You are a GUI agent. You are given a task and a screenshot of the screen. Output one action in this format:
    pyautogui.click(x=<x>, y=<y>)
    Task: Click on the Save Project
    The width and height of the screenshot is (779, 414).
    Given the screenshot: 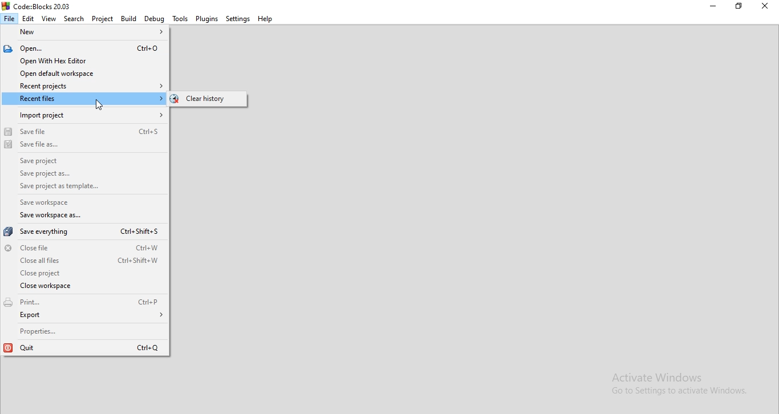 What is the action you would take?
    pyautogui.click(x=87, y=164)
    